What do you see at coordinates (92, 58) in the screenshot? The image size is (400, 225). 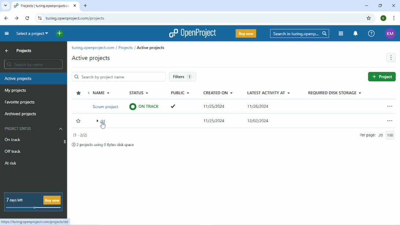 I see `Active projects` at bounding box center [92, 58].